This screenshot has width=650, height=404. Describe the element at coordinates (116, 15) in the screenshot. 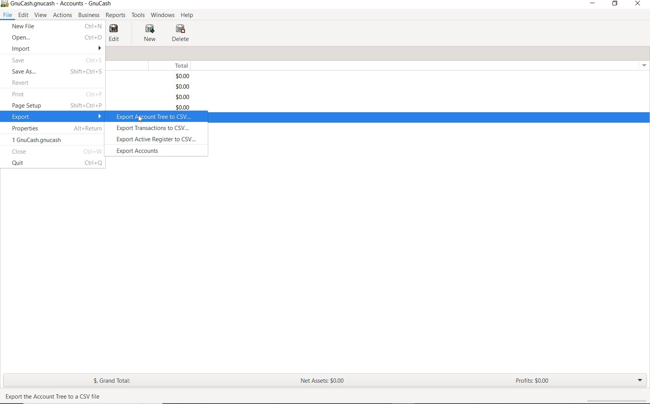

I see `REPORTS` at that location.